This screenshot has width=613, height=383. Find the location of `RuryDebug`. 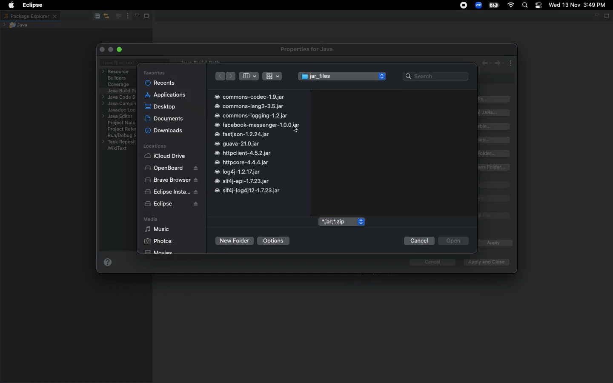

RuryDebug is located at coordinates (122, 137).